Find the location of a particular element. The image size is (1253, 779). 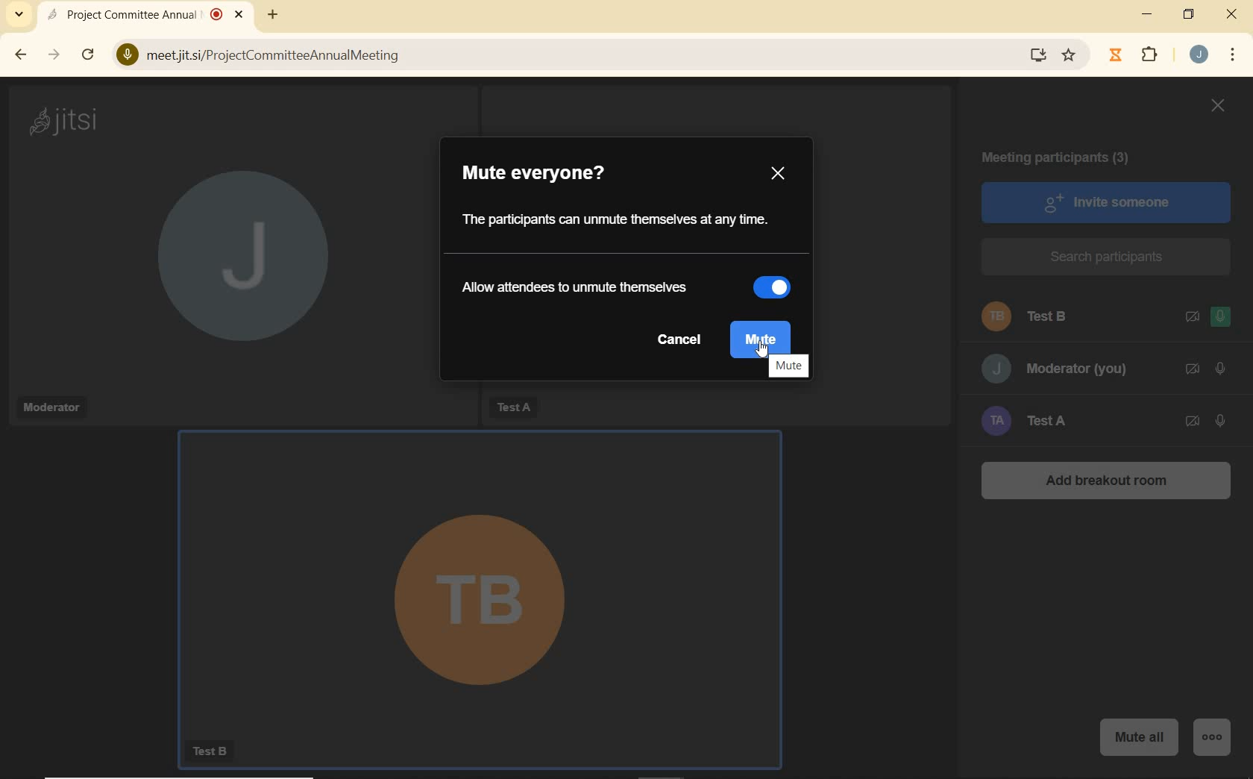

MINIMIZE is located at coordinates (1149, 16).